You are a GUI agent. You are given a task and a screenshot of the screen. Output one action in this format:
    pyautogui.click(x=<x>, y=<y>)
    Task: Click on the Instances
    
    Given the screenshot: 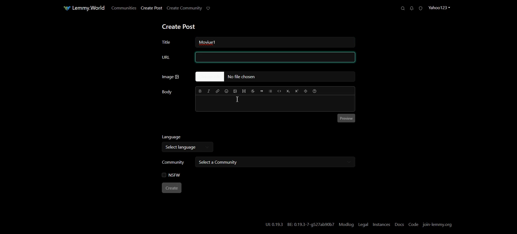 What is the action you would take?
    pyautogui.click(x=382, y=225)
    